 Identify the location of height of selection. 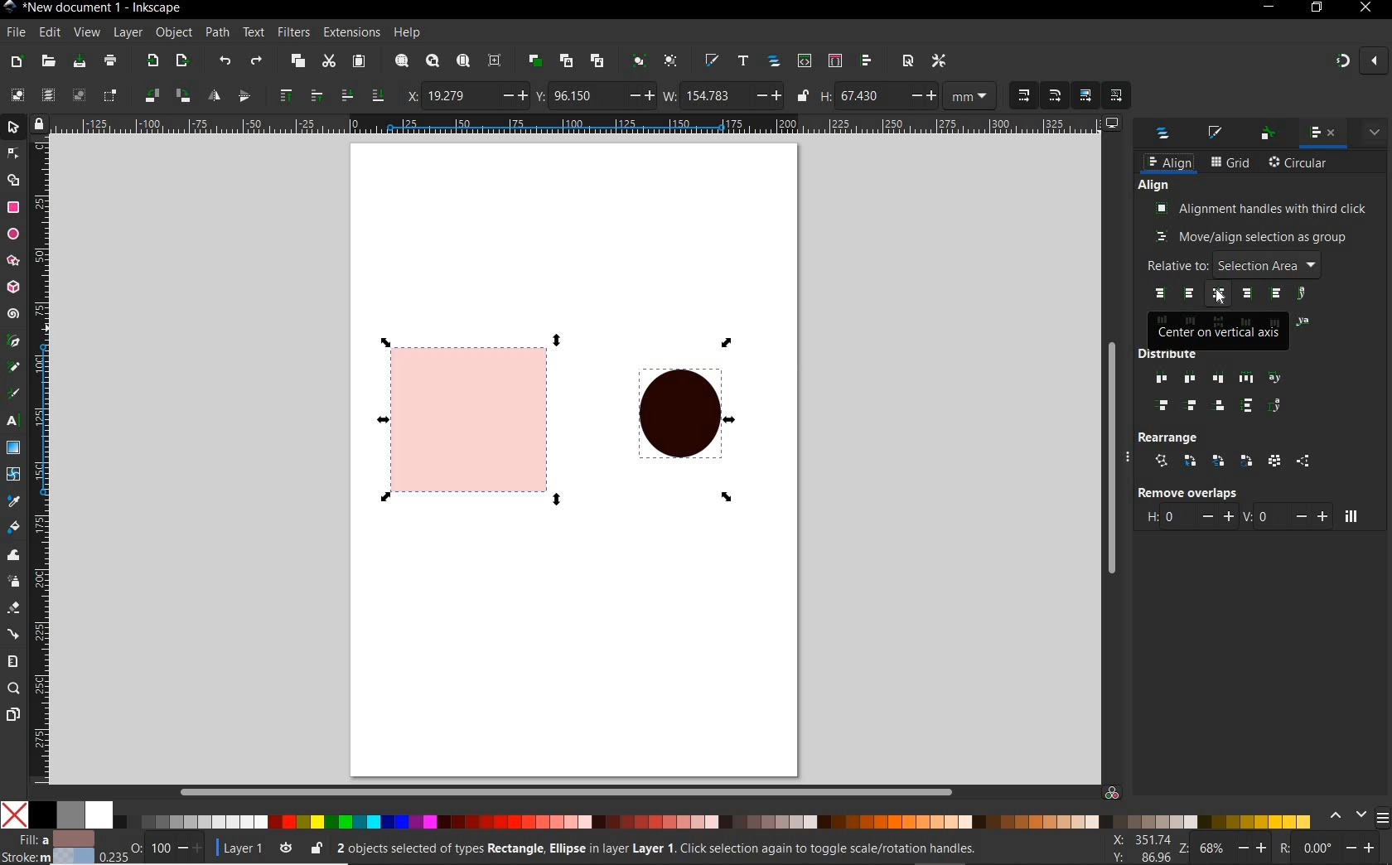
(911, 96).